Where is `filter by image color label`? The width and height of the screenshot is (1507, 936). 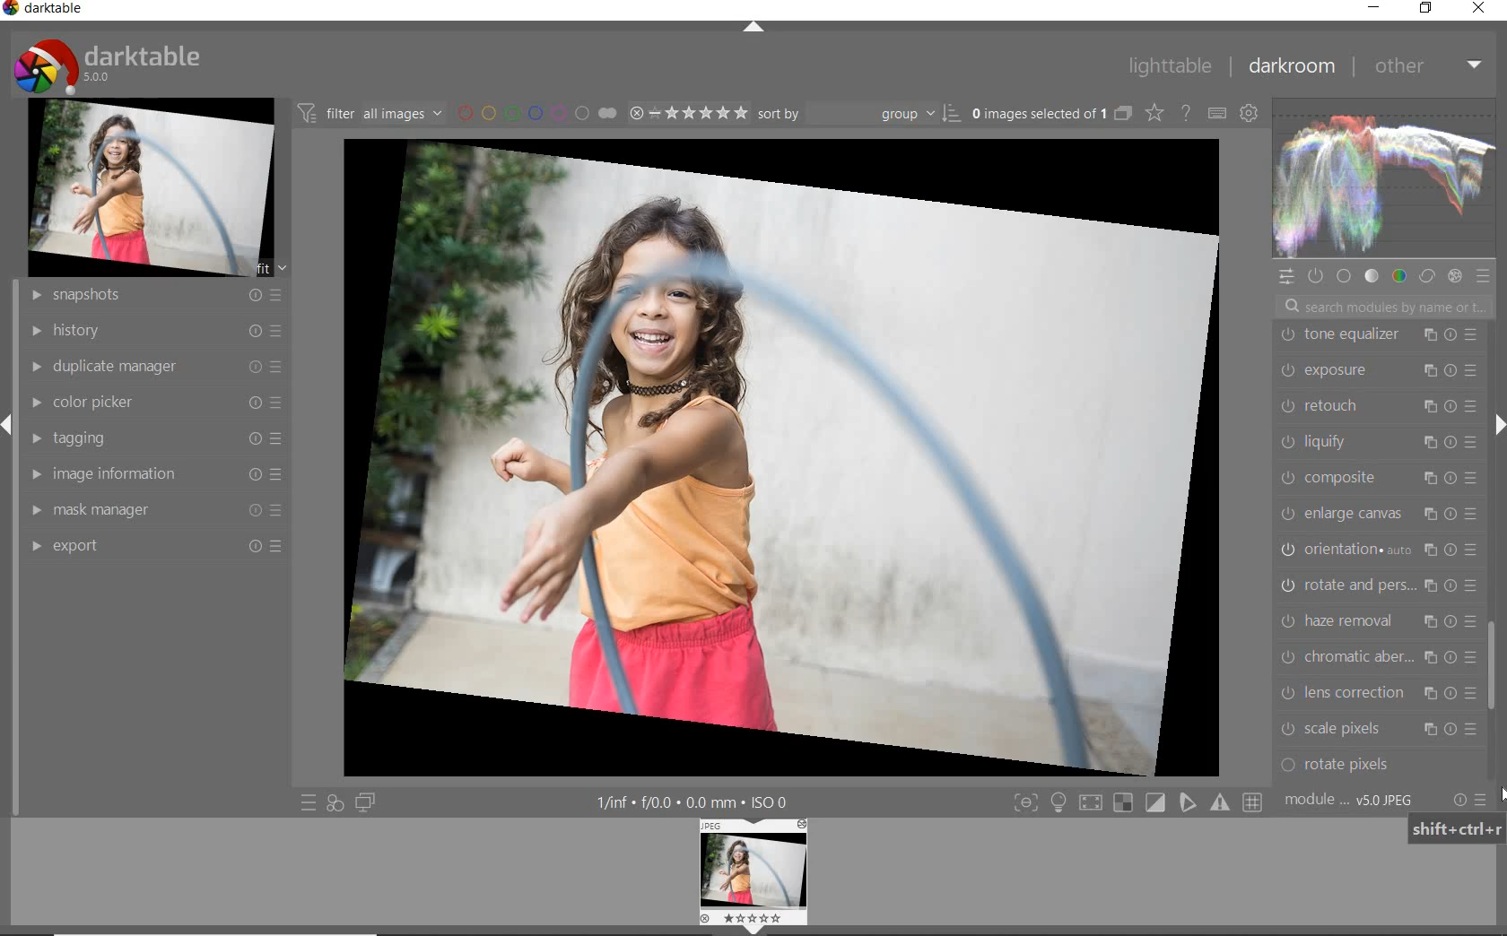 filter by image color label is located at coordinates (536, 112).